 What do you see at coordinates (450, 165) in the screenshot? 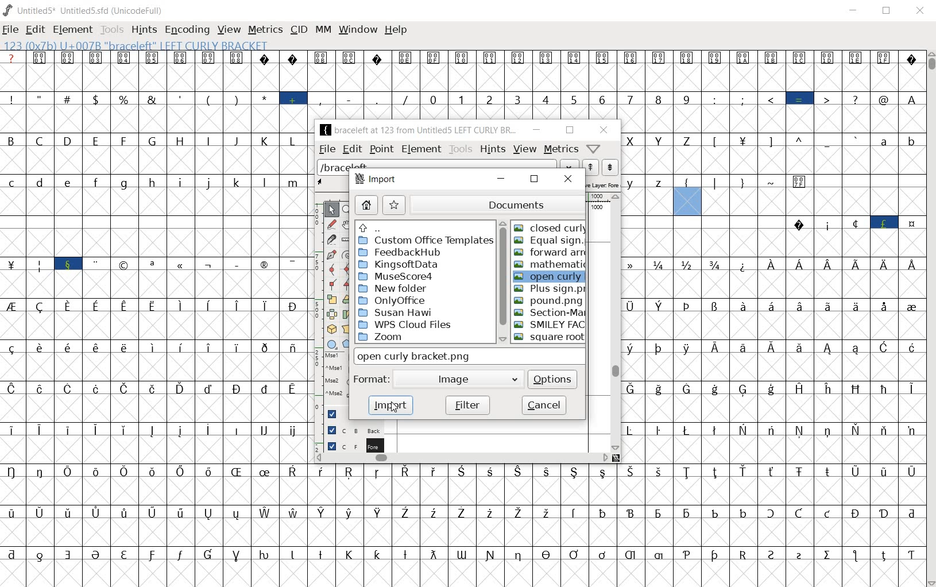
I see `load word list` at bounding box center [450, 165].